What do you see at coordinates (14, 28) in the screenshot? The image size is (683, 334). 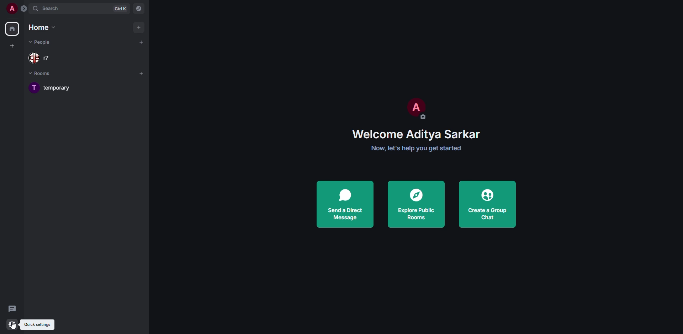 I see `home` at bounding box center [14, 28].